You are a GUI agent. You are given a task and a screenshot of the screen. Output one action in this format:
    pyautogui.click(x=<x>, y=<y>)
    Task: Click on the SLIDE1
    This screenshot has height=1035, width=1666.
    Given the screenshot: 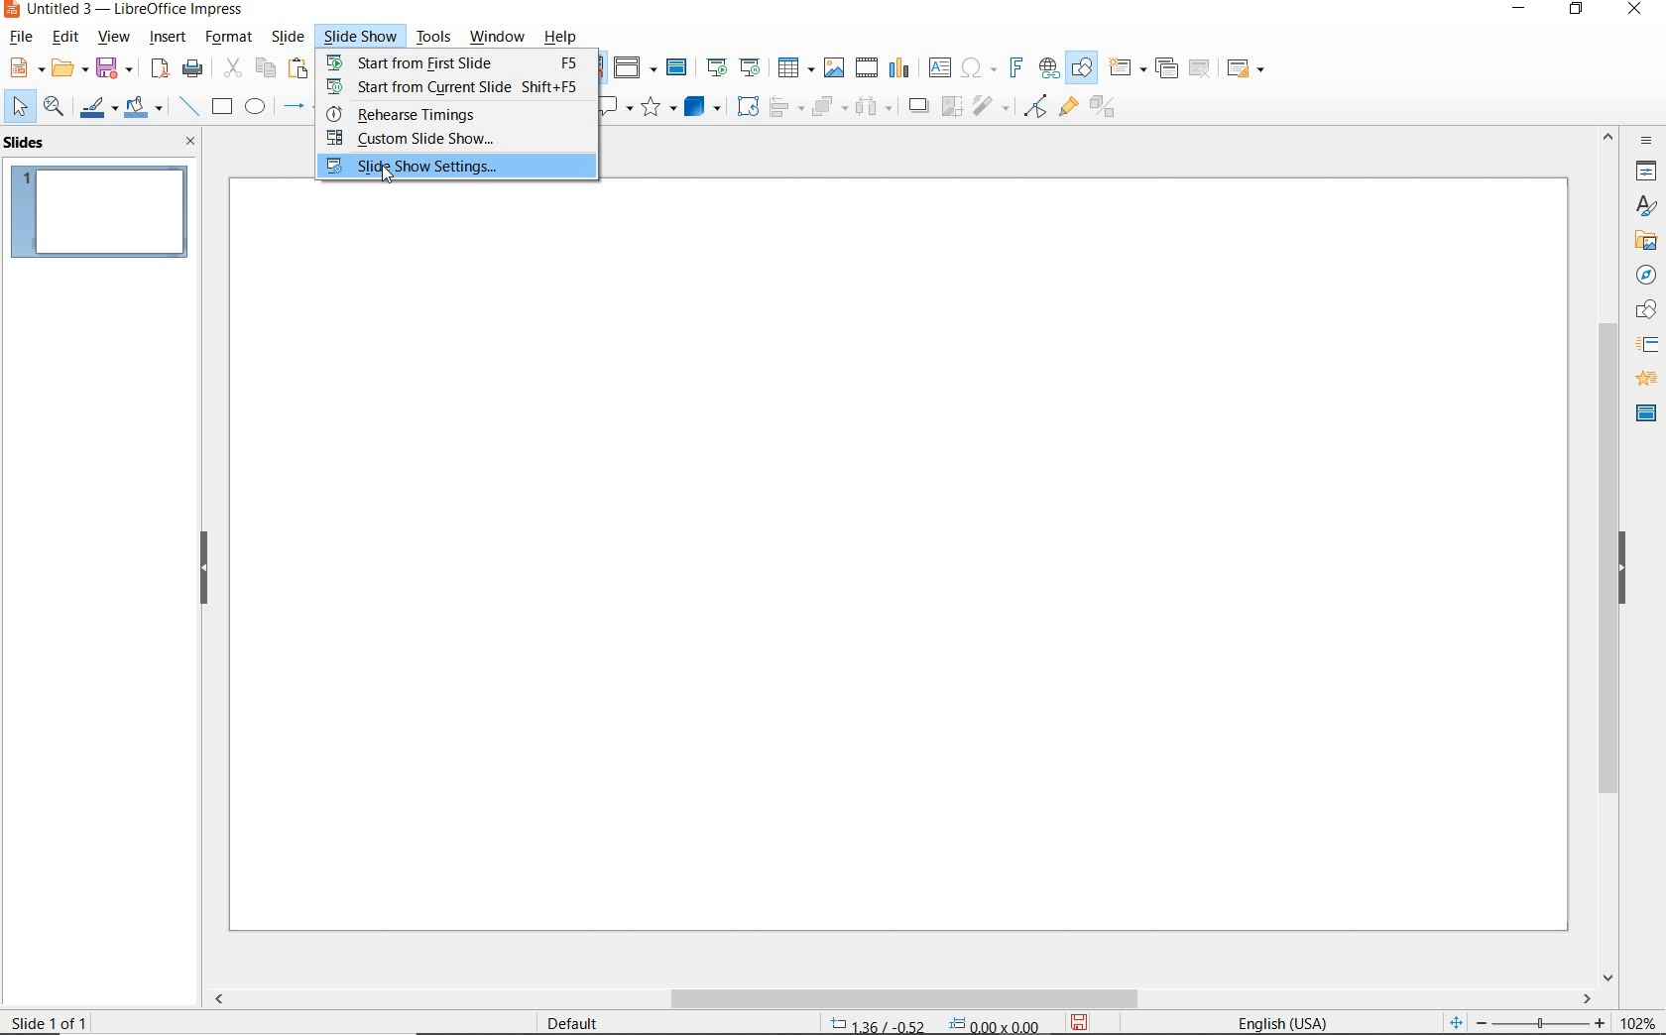 What is the action you would take?
    pyautogui.click(x=99, y=215)
    